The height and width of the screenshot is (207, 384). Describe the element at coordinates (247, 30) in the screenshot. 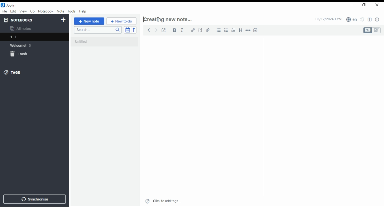

I see `horizontal rule` at that location.